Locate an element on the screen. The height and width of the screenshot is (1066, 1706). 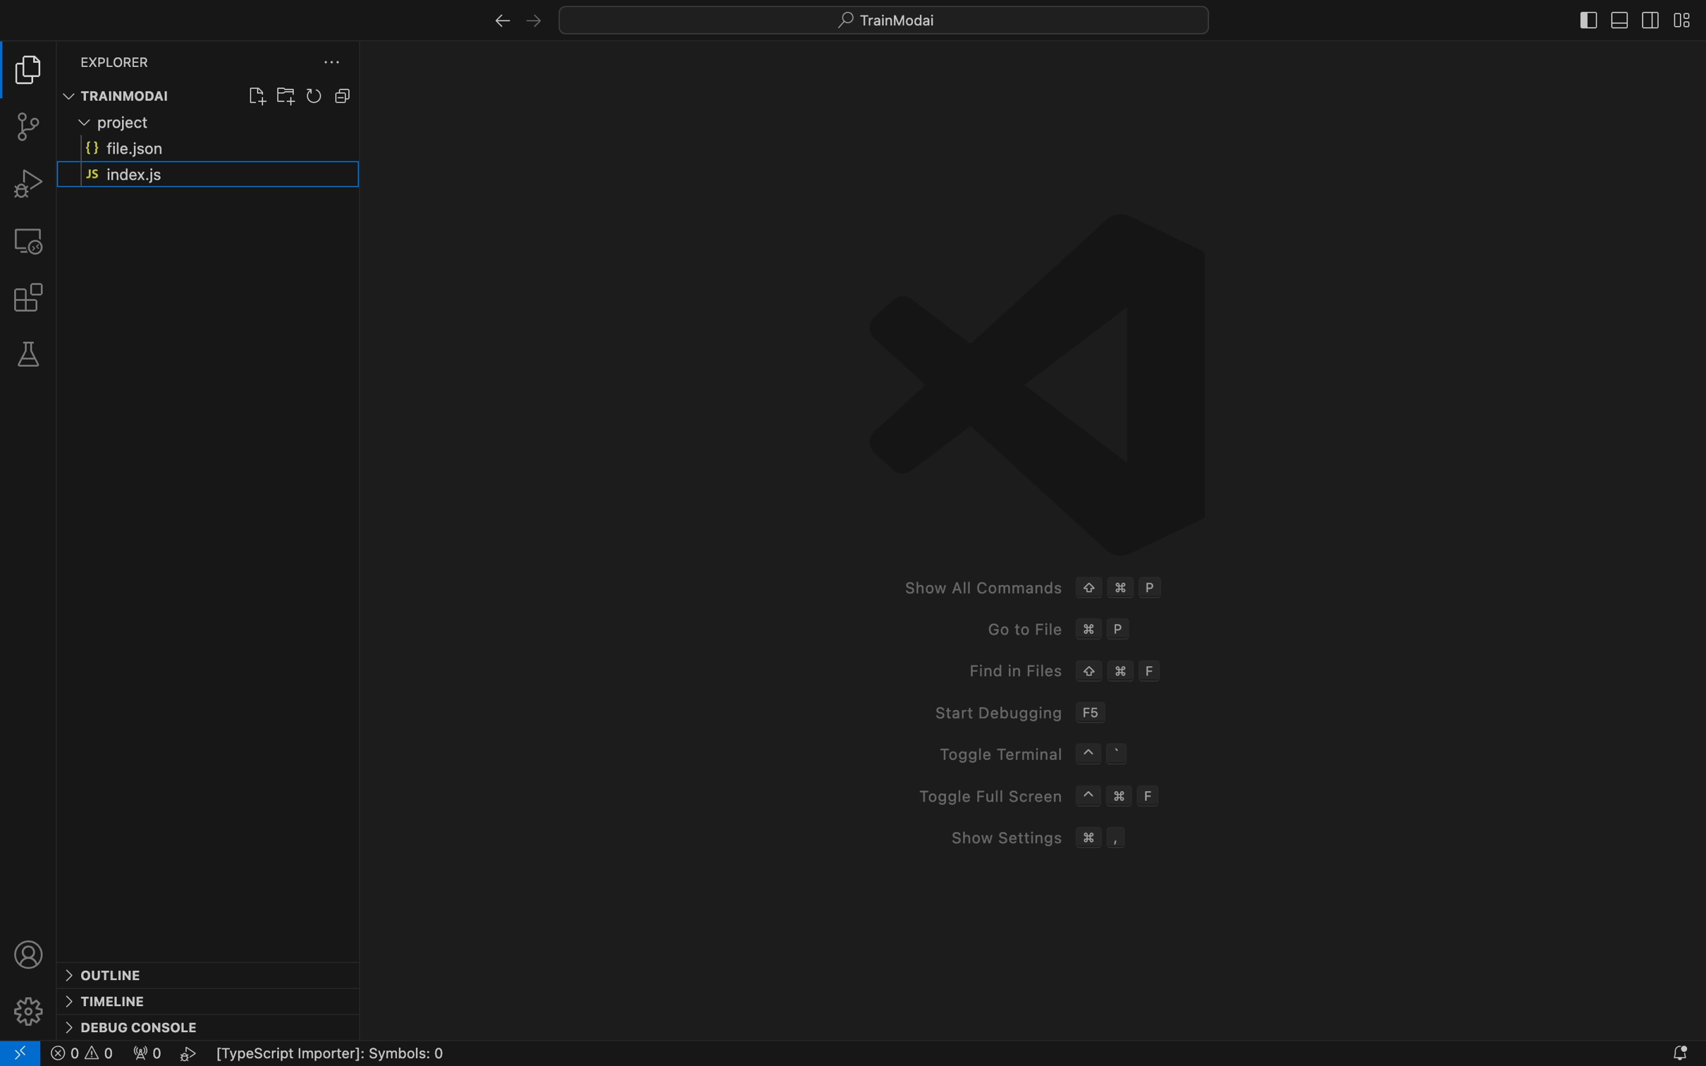
sidebar bottom is located at coordinates (1618, 22).